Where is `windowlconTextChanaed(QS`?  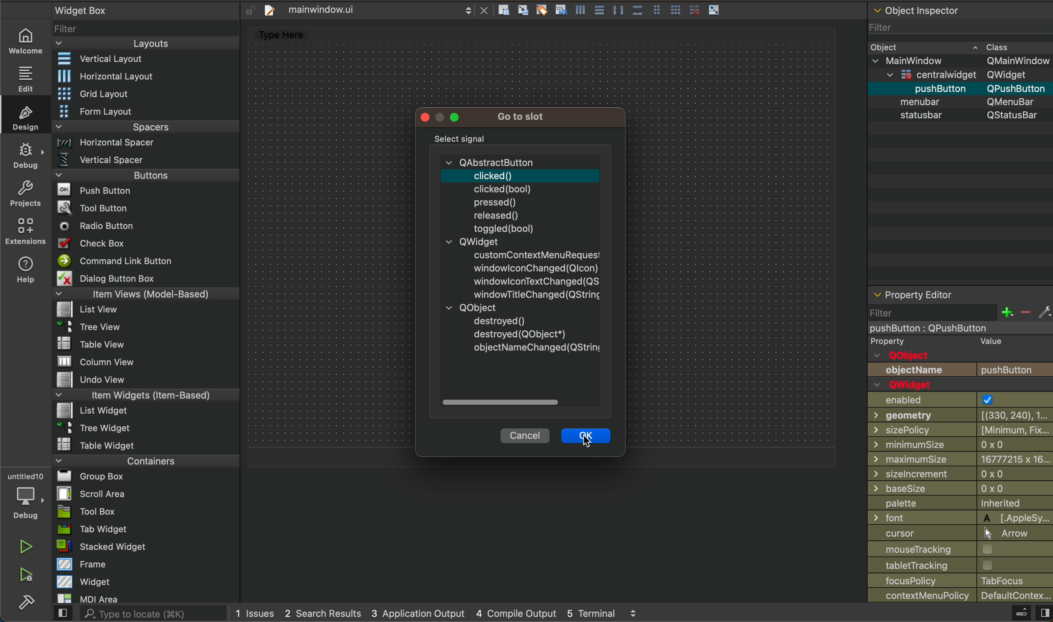
windowlconTextChanaed(QS is located at coordinates (535, 280).